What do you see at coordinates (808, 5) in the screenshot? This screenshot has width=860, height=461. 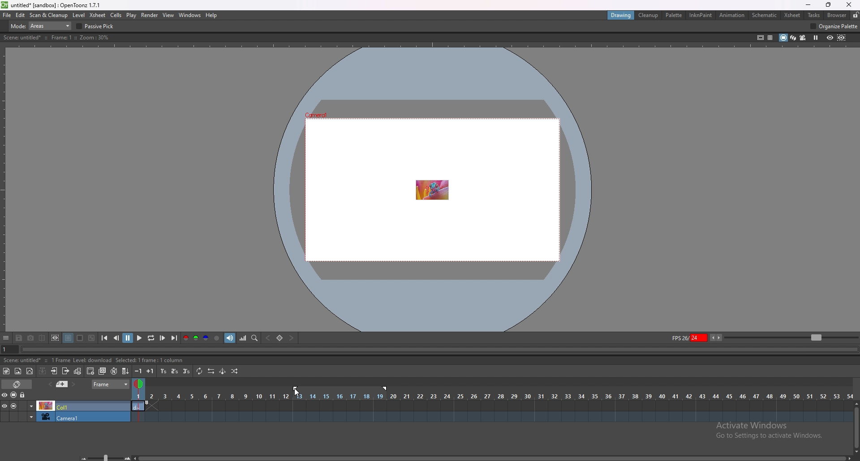 I see `minimize` at bounding box center [808, 5].